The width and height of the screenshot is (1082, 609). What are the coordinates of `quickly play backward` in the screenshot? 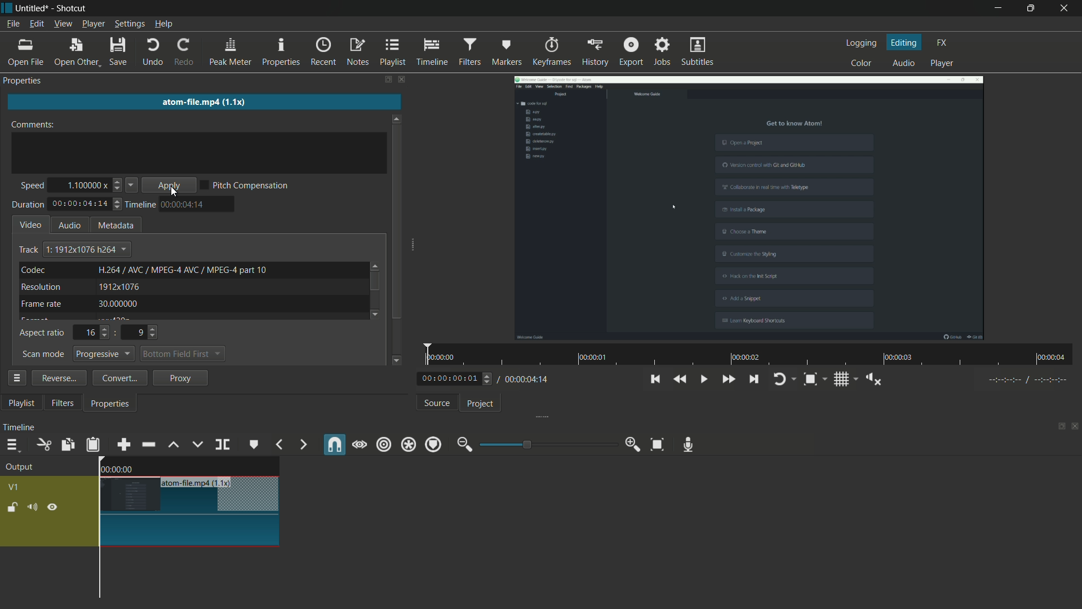 It's located at (681, 379).